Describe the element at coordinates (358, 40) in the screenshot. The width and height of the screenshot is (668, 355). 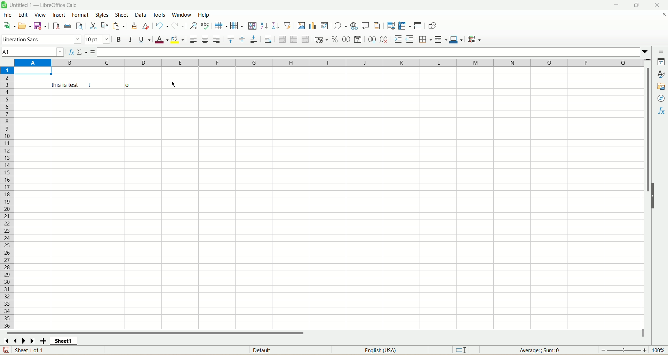
I see `format as date` at that location.